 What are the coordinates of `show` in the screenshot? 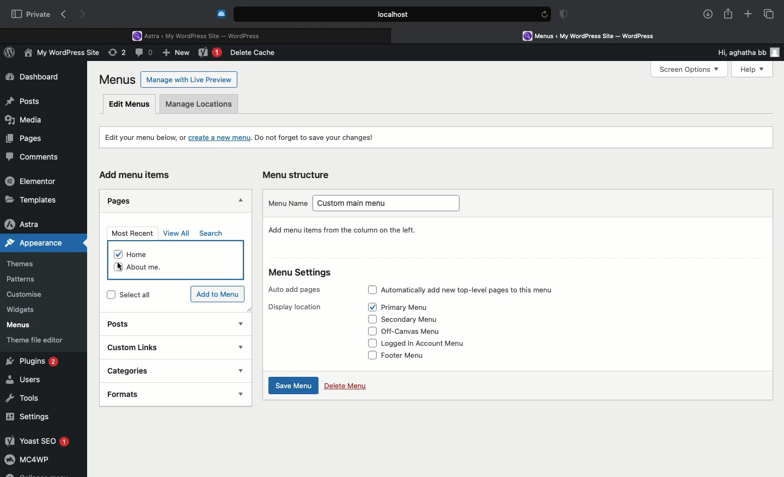 It's located at (240, 393).